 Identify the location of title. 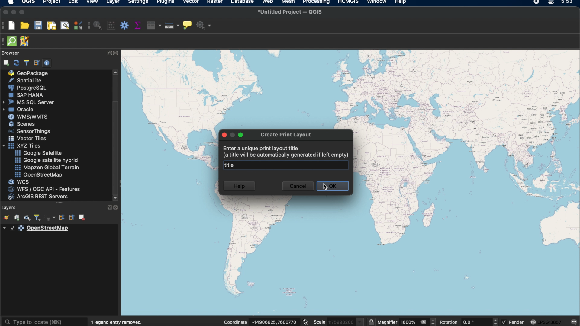
(287, 165).